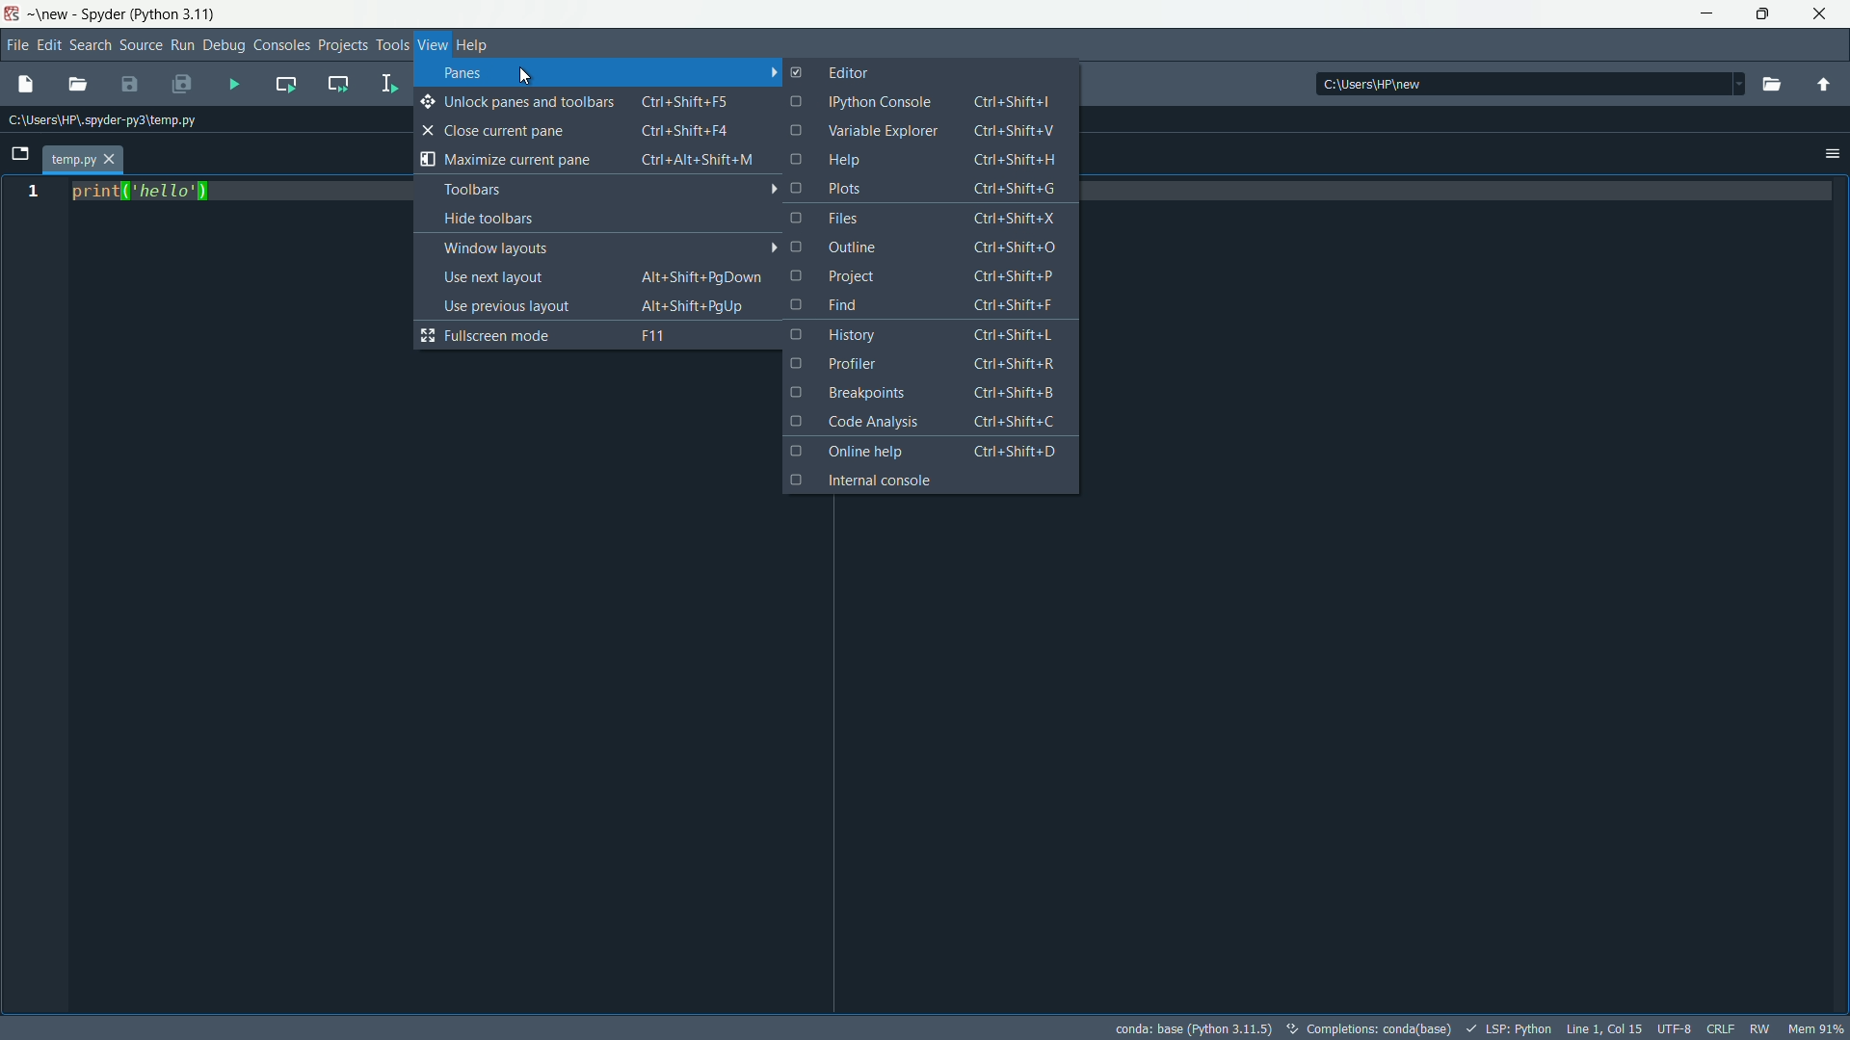 This screenshot has height=1040, width=1850. What do you see at coordinates (26, 86) in the screenshot?
I see `new file` at bounding box center [26, 86].